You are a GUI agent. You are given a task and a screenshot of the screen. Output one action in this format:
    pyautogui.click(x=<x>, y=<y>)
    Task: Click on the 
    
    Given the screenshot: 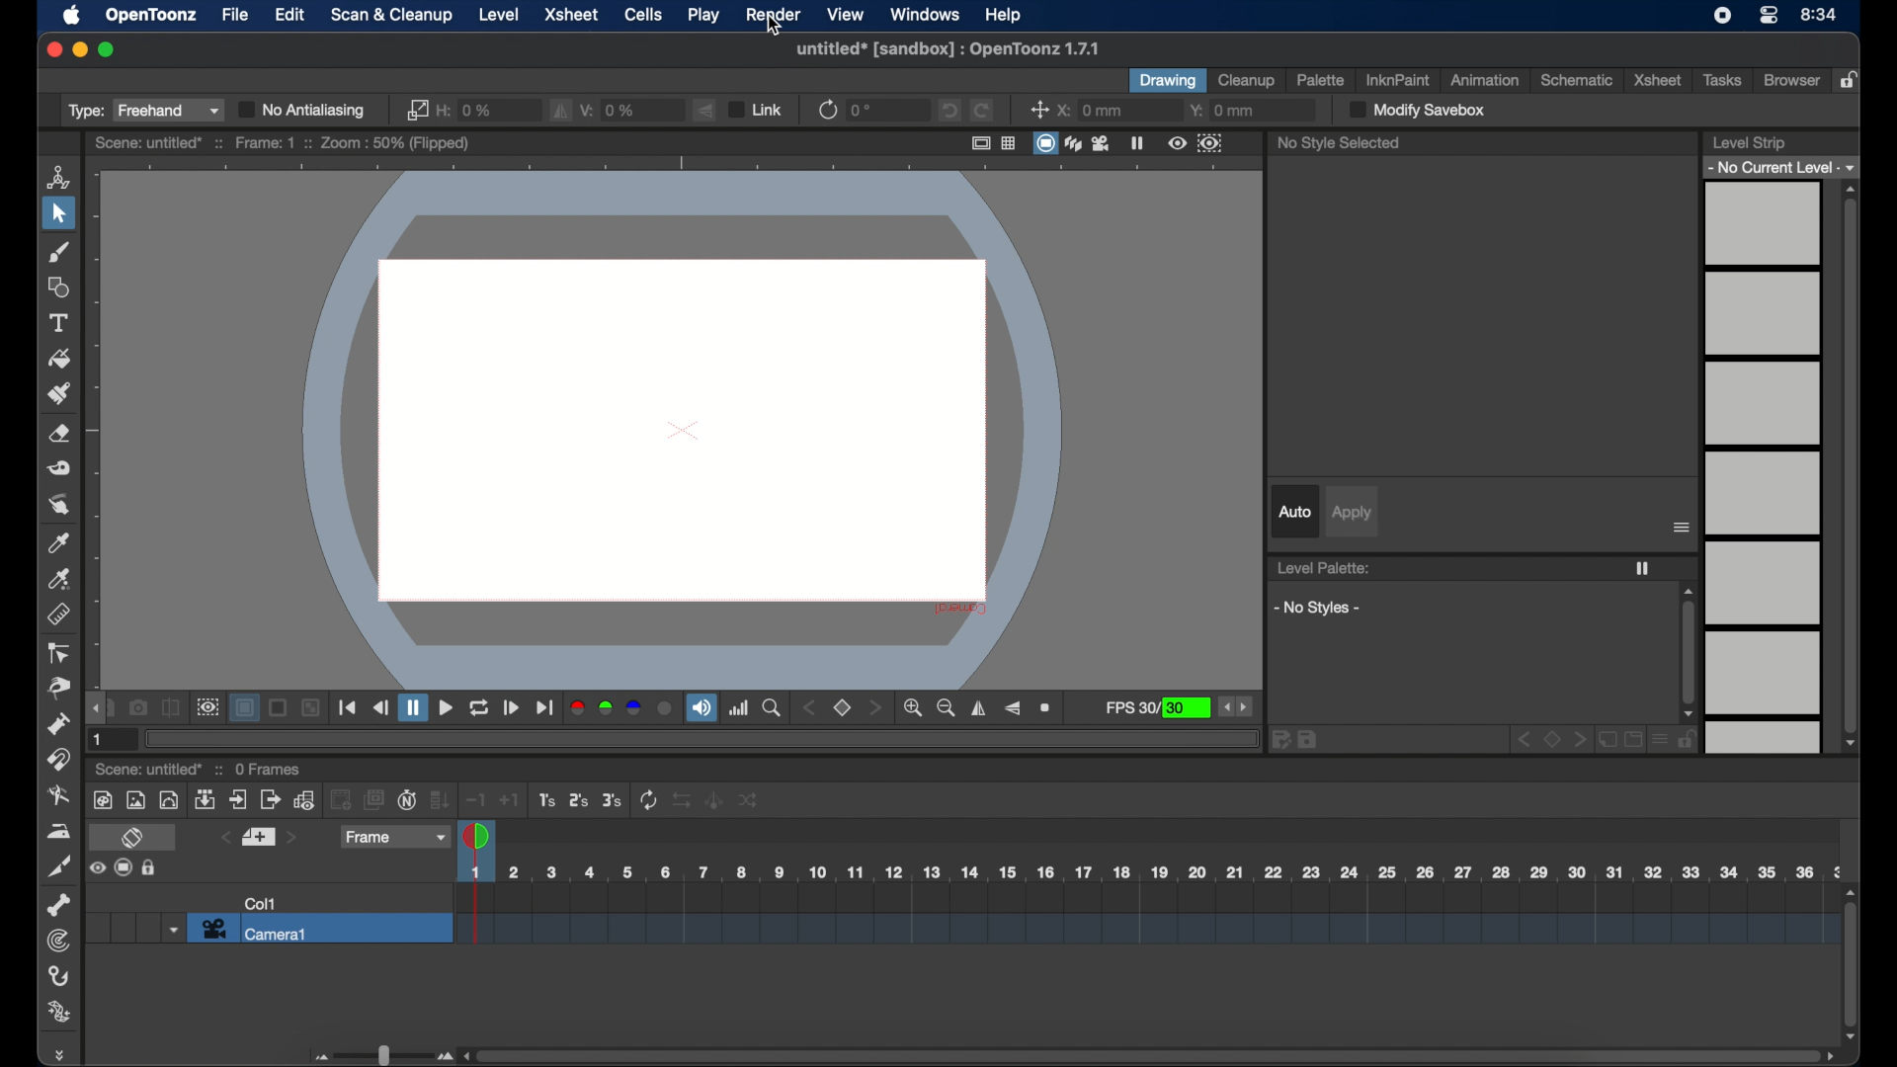 What is the action you would take?
    pyautogui.click(x=749, y=799)
    